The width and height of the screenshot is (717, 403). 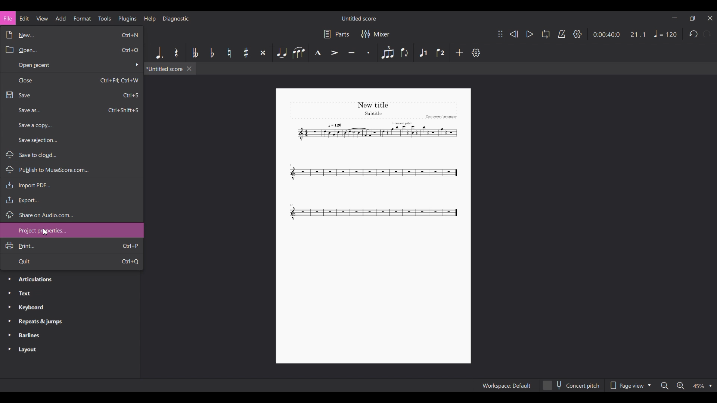 What do you see at coordinates (189, 69) in the screenshot?
I see `Close tab` at bounding box center [189, 69].